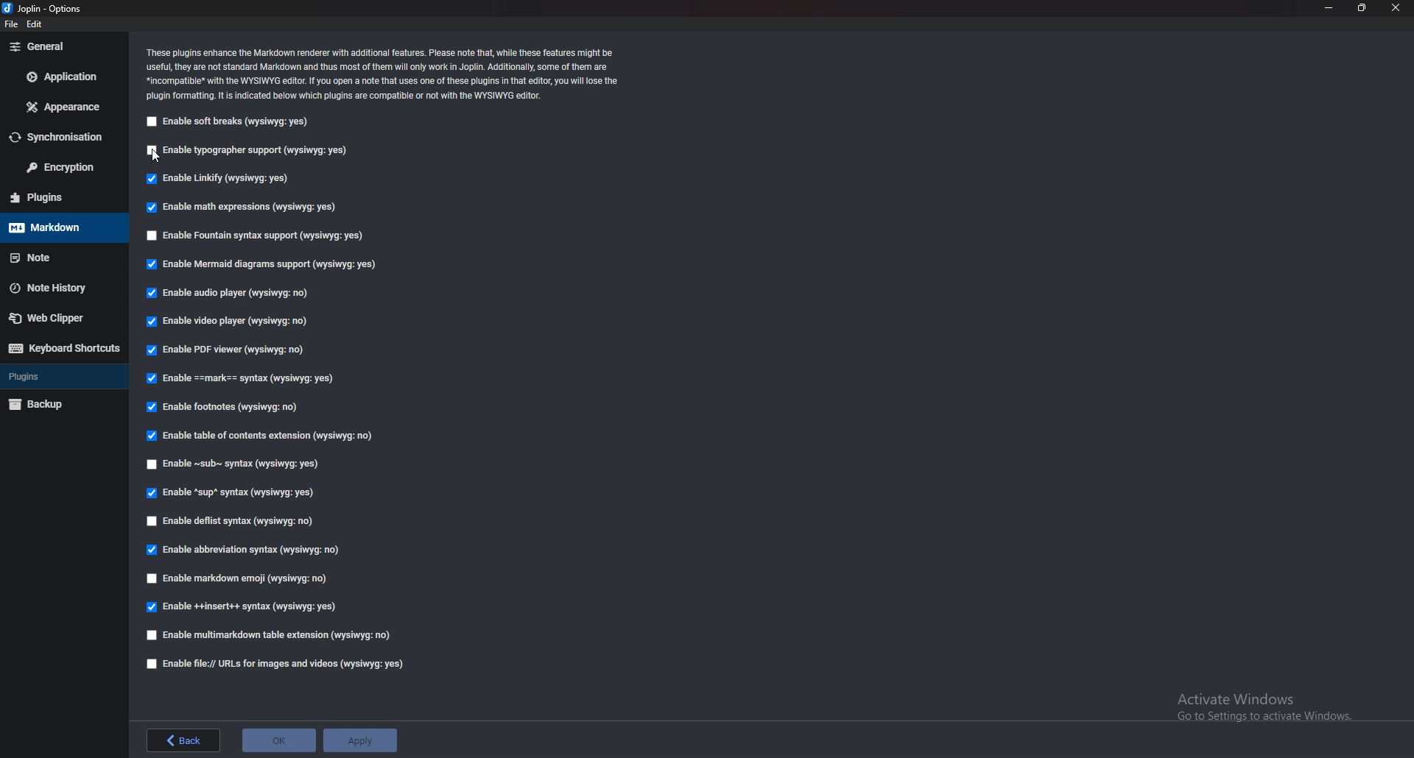 The height and width of the screenshot is (758, 1414). Describe the element at coordinates (49, 8) in the screenshot. I see `options` at that location.